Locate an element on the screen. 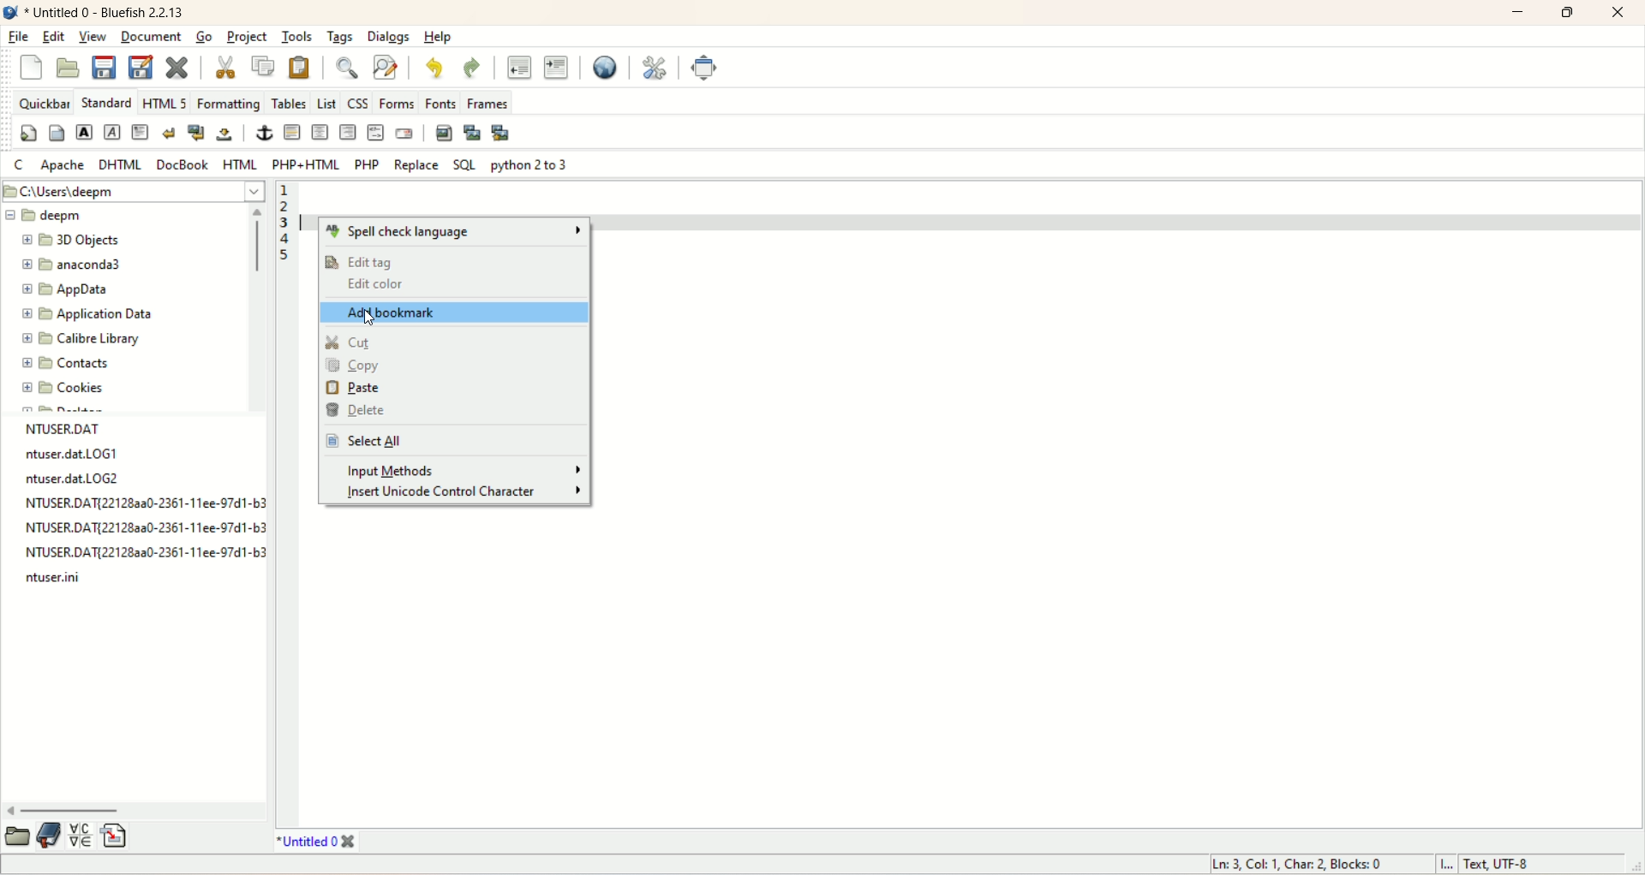  anchor/hyperlink is located at coordinates (264, 134).